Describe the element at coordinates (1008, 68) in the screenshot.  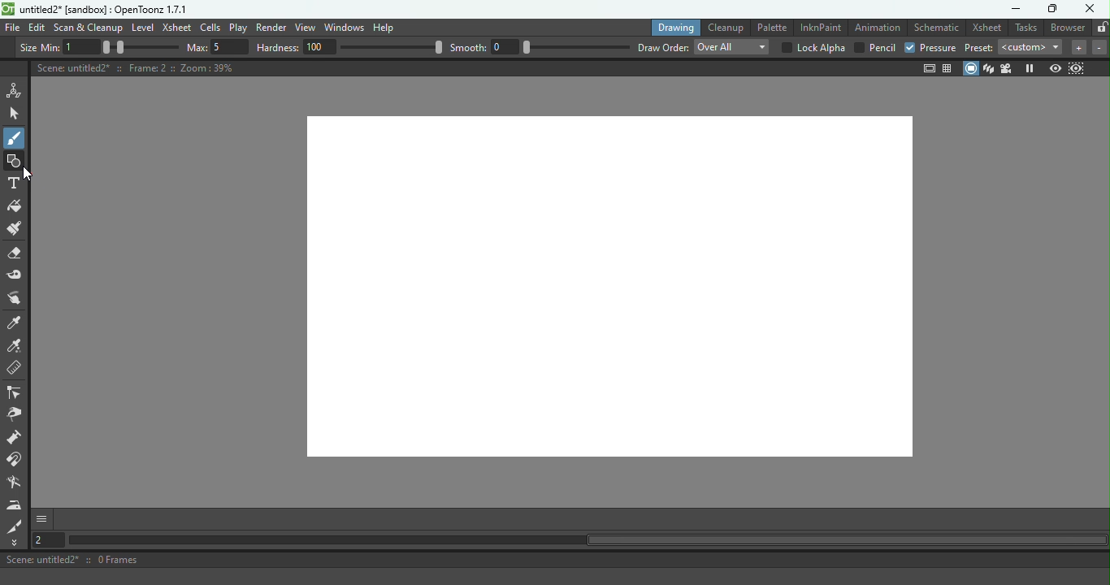
I see `Camera view` at that location.